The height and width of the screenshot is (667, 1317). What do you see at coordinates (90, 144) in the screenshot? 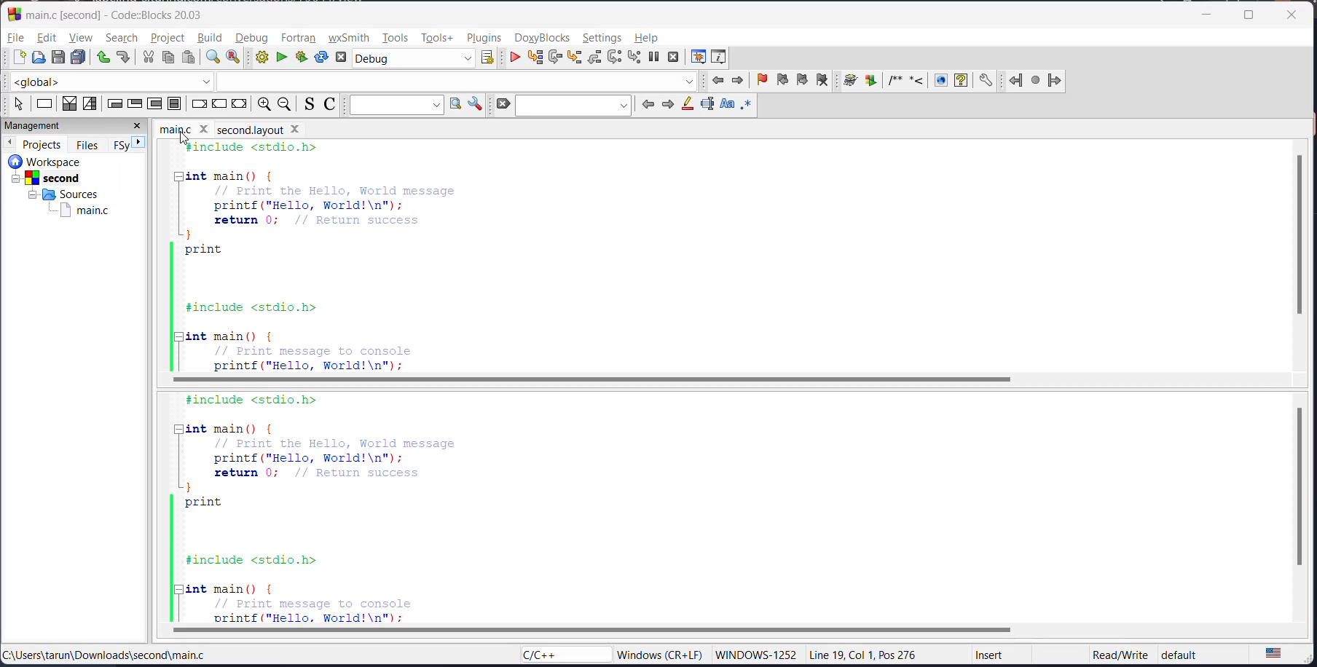
I see `files` at bounding box center [90, 144].